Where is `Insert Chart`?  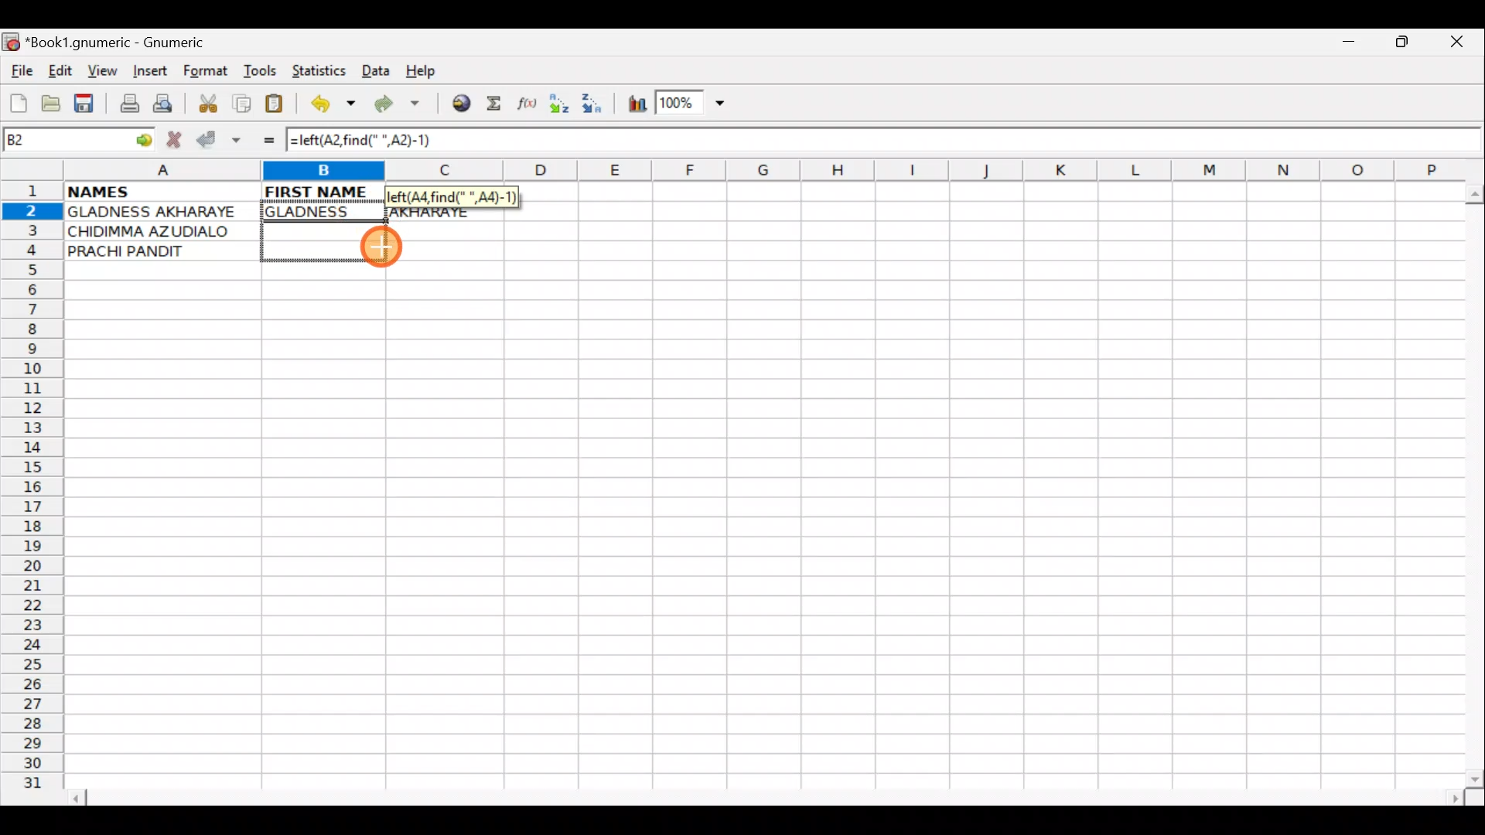 Insert Chart is located at coordinates (633, 106).